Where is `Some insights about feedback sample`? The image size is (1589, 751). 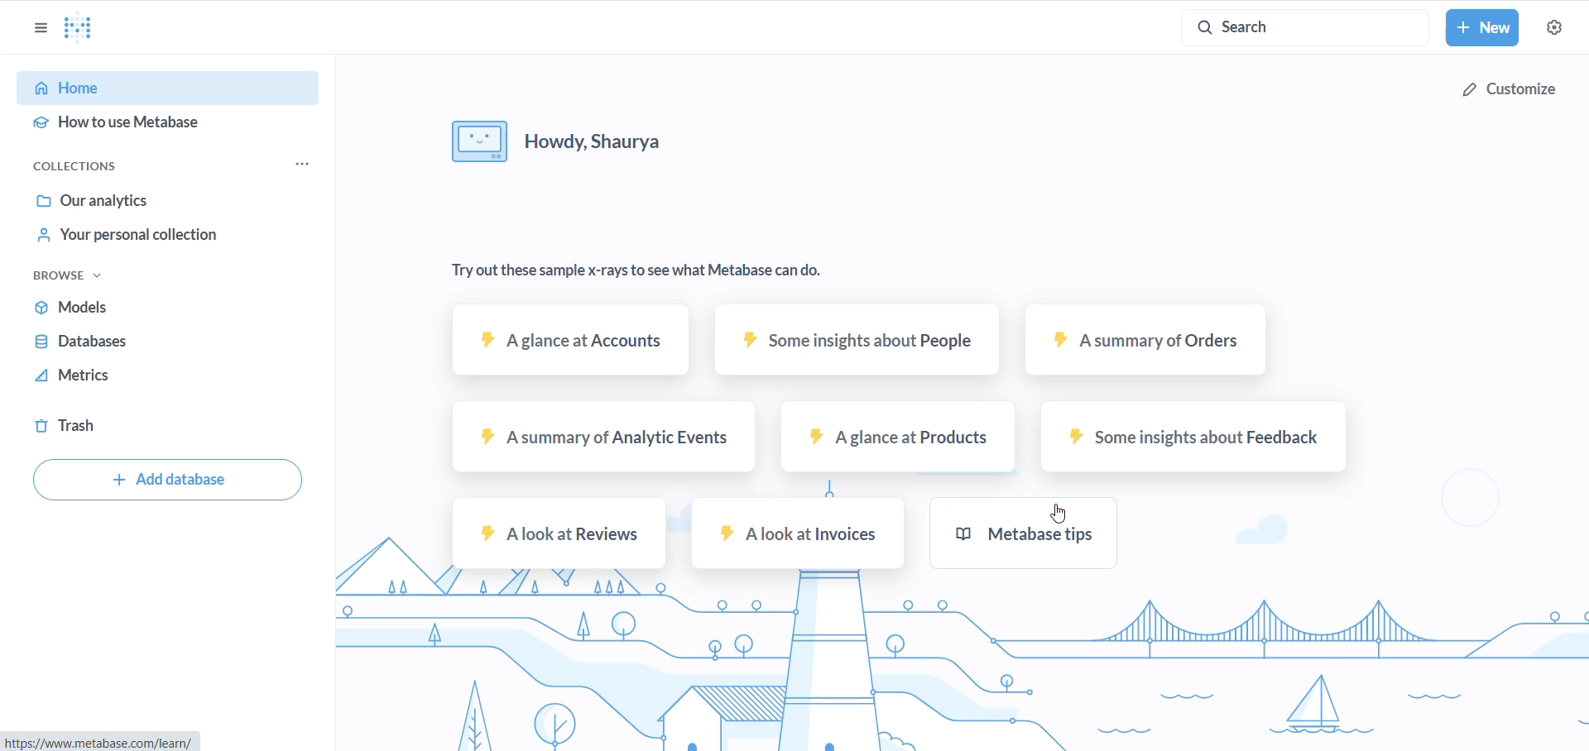 Some insights about feedback sample is located at coordinates (1191, 441).